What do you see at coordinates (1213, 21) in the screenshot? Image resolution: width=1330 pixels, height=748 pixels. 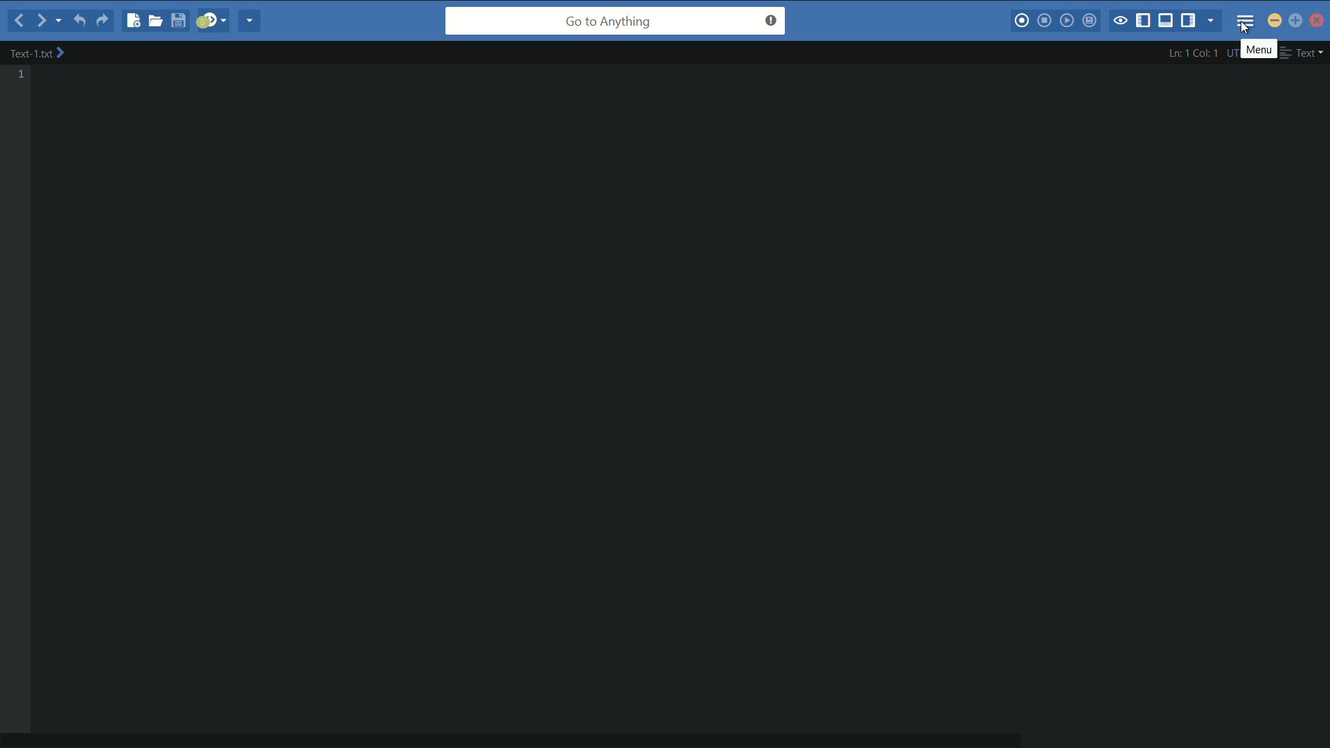 I see `show specific tab/sidebar` at bounding box center [1213, 21].